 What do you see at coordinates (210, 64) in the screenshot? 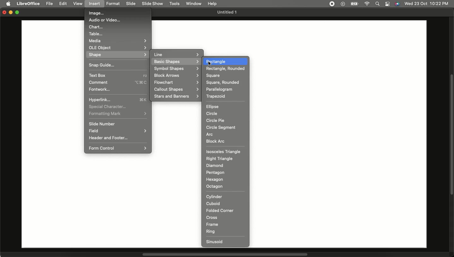
I see `cursor` at bounding box center [210, 64].